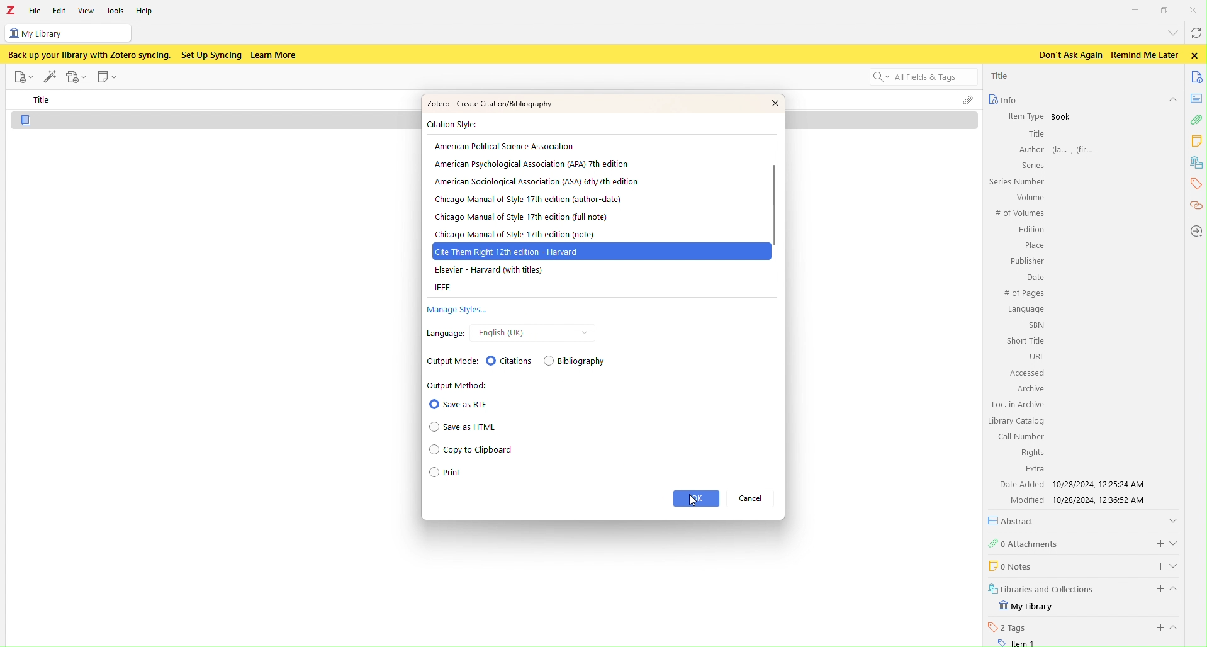 This screenshot has height=647, width=1207. Describe the element at coordinates (499, 333) in the screenshot. I see `English (UK)` at that location.